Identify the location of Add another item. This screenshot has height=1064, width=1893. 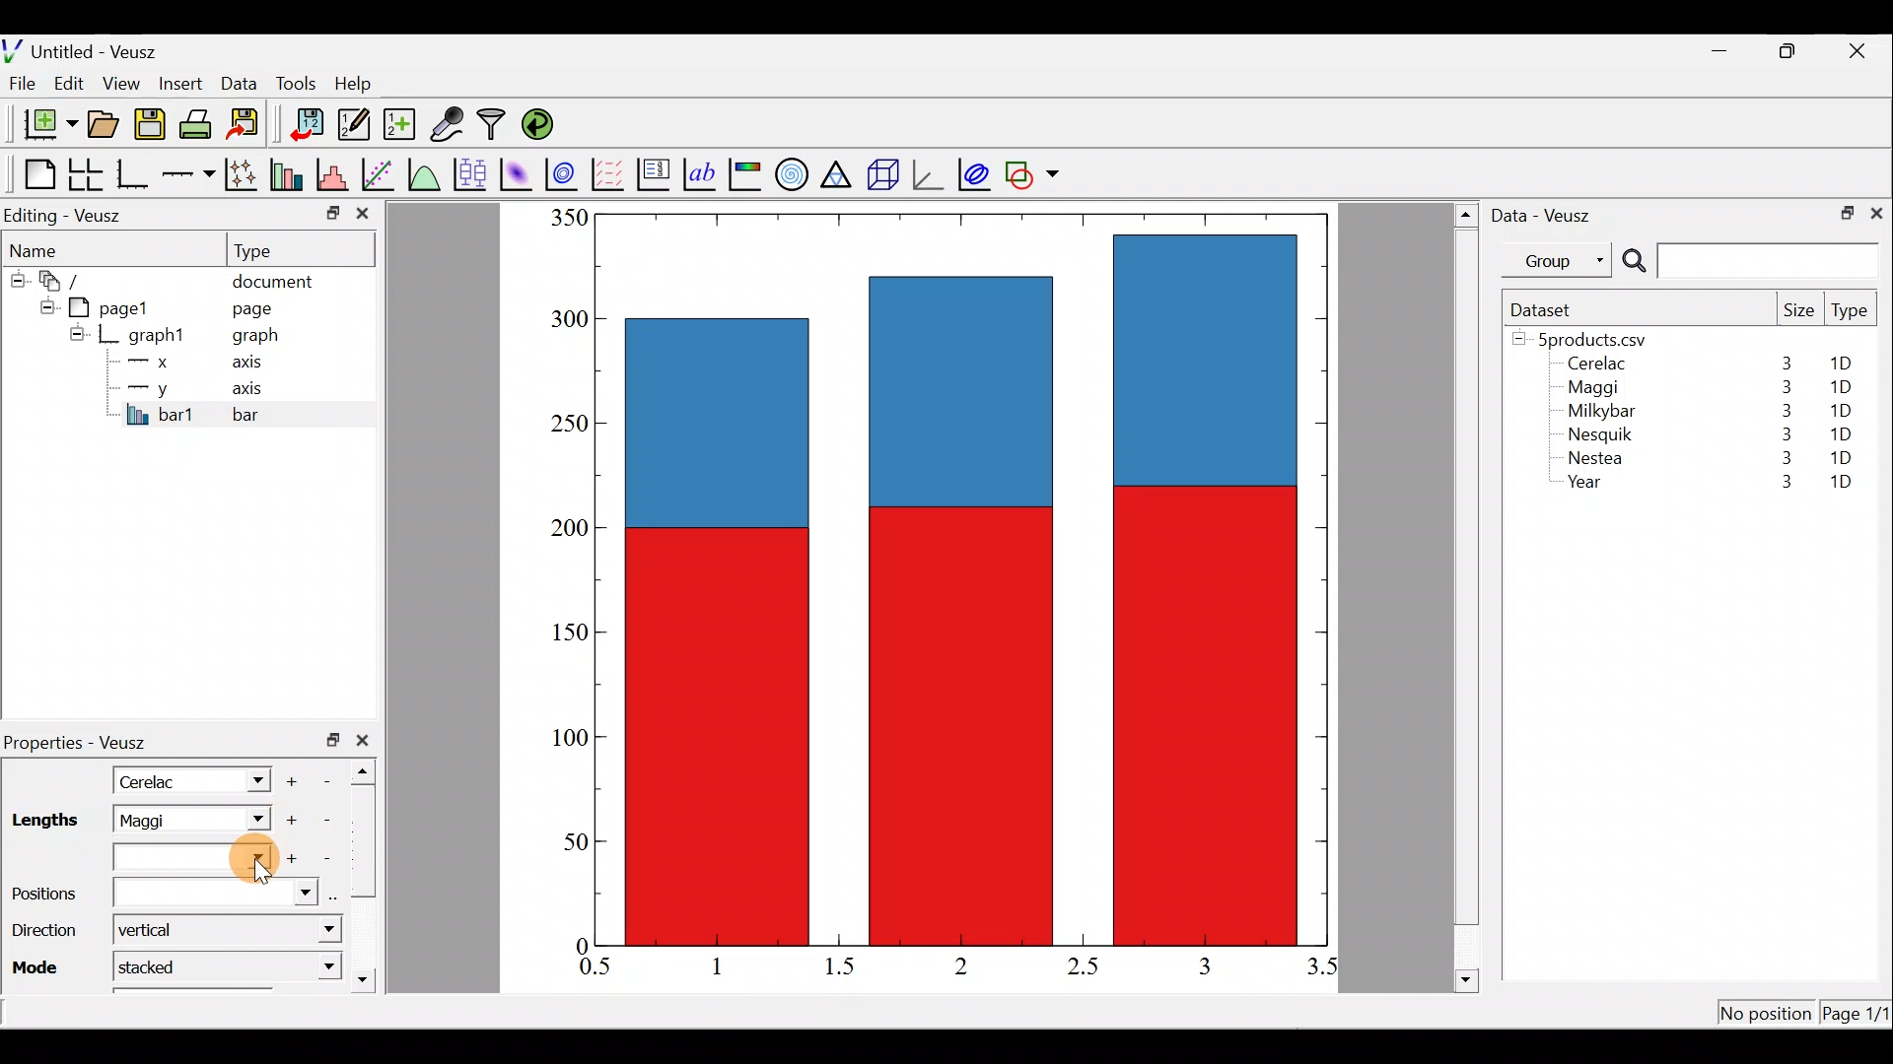
(294, 859).